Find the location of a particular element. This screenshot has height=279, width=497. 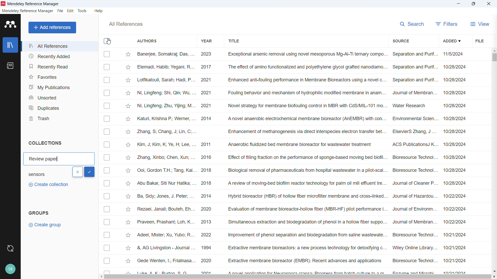

Adeel, Mister; Xu, Yubo; R... 2022 Improvement of phenol separation and biodegradation from saline wastewate... Bioresource Technol... 10/21/2024 is located at coordinates (301, 235).